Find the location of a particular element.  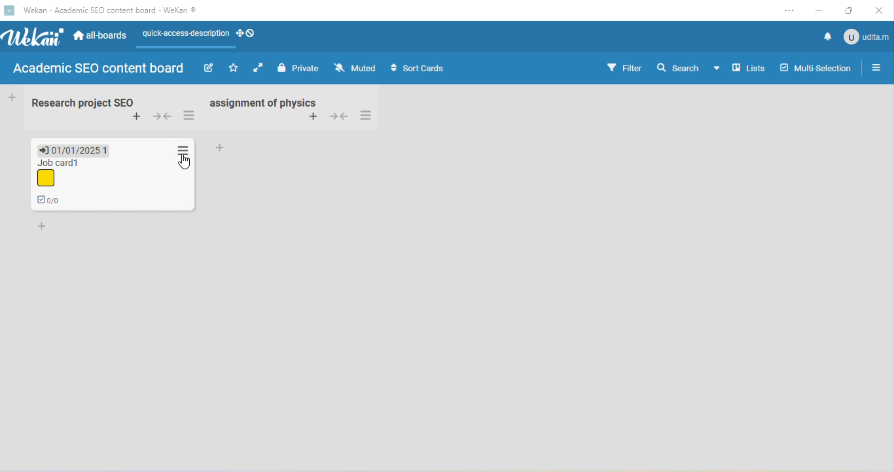

action is located at coordinates (183, 148).